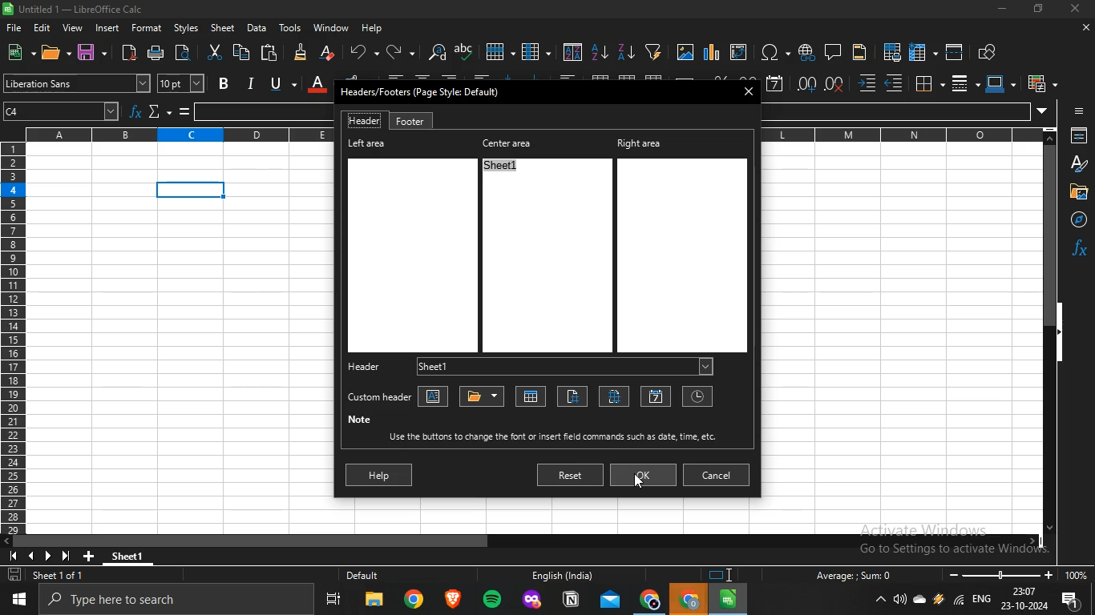  What do you see at coordinates (186, 52) in the screenshot?
I see `toggle print preview` at bounding box center [186, 52].